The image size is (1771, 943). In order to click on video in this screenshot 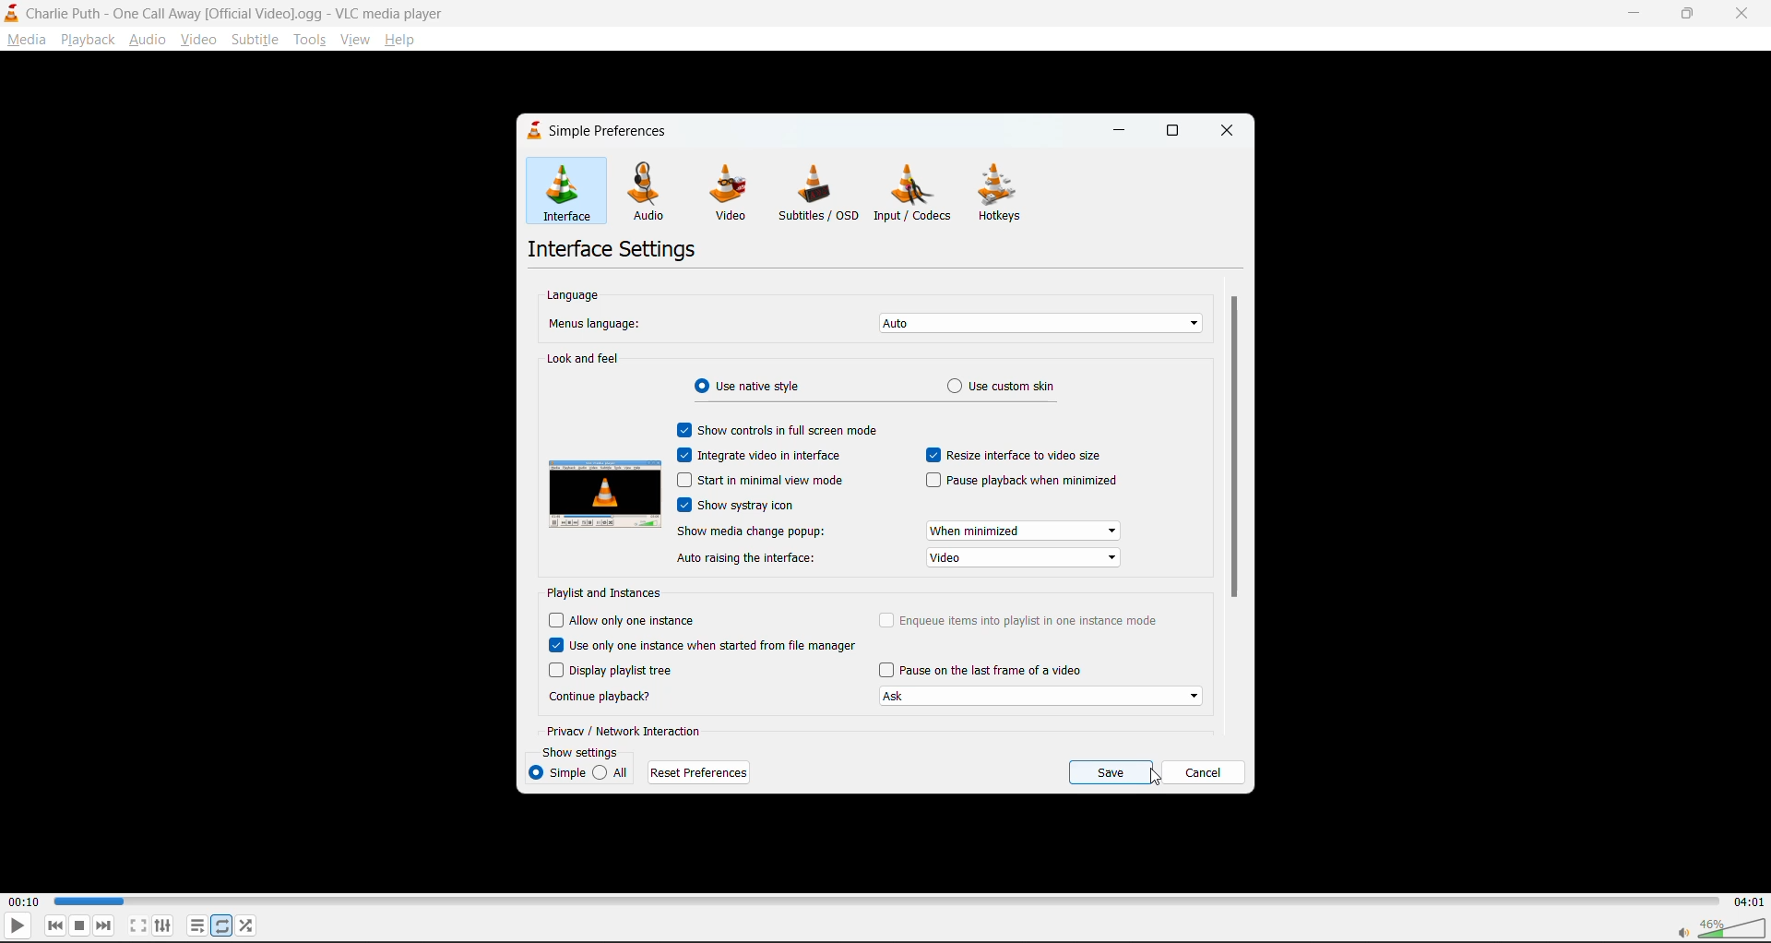, I will do `click(202, 42)`.